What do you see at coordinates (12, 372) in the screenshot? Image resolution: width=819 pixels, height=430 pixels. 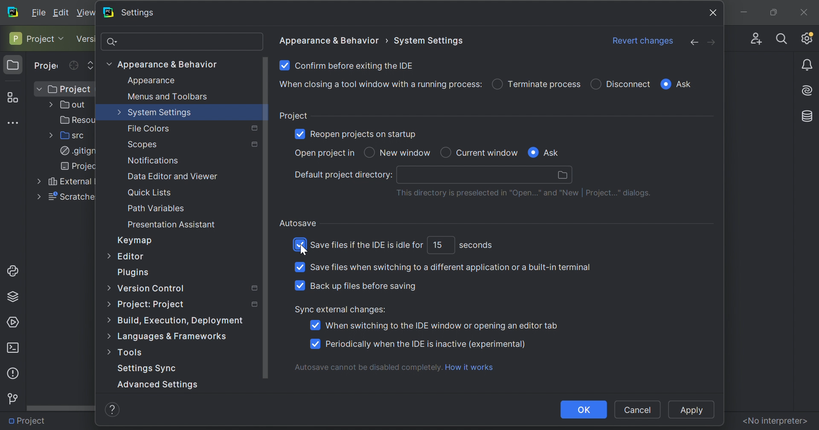 I see `Problems` at bounding box center [12, 372].